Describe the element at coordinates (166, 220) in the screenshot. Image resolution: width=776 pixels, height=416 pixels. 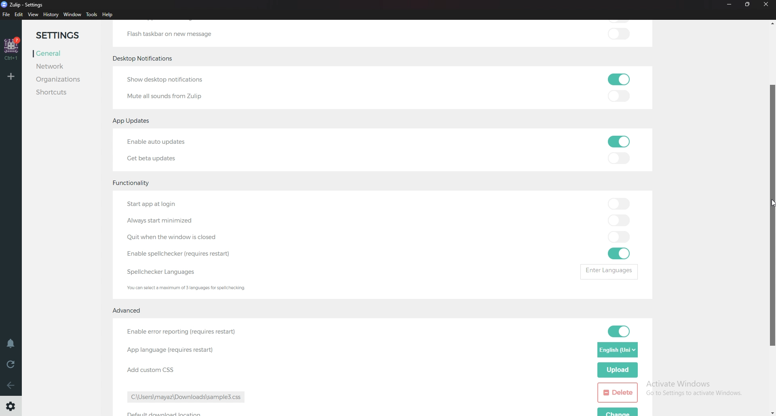
I see `Always start minimized` at that location.